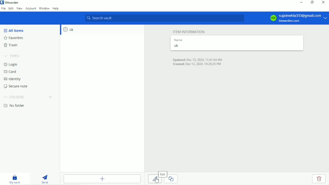 This screenshot has width=329, height=185. Describe the element at coordinates (198, 64) in the screenshot. I see `Created: Dec 12, 2024, 10:25:25 PM` at that location.